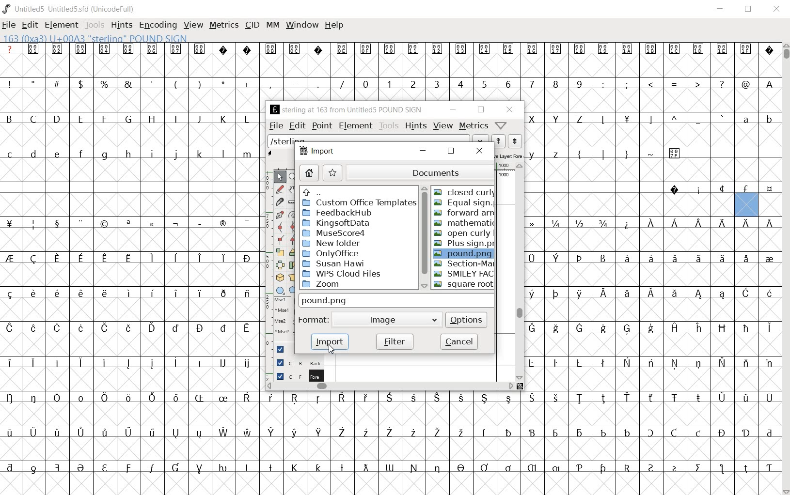 This screenshot has width=790, height=495. Describe the element at coordinates (34, 259) in the screenshot. I see `Symbol` at that location.